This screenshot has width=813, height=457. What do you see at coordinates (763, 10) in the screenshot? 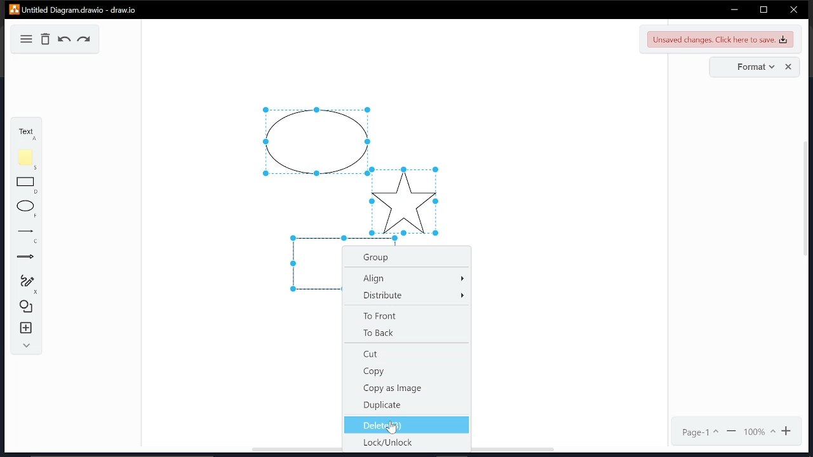
I see `restore down` at bounding box center [763, 10].